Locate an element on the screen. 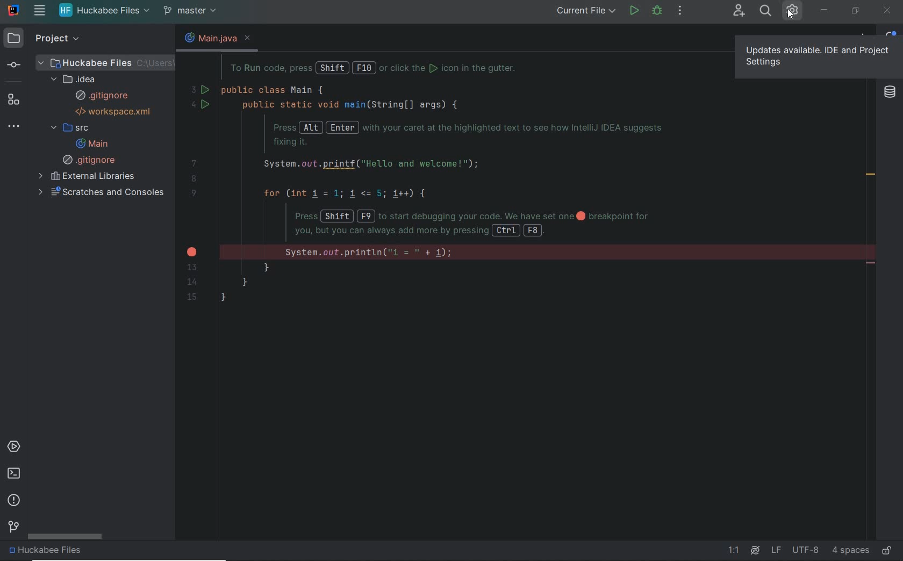 The width and height of the screenshot is (903, 561). main menu is located at coordinates (39, 12).